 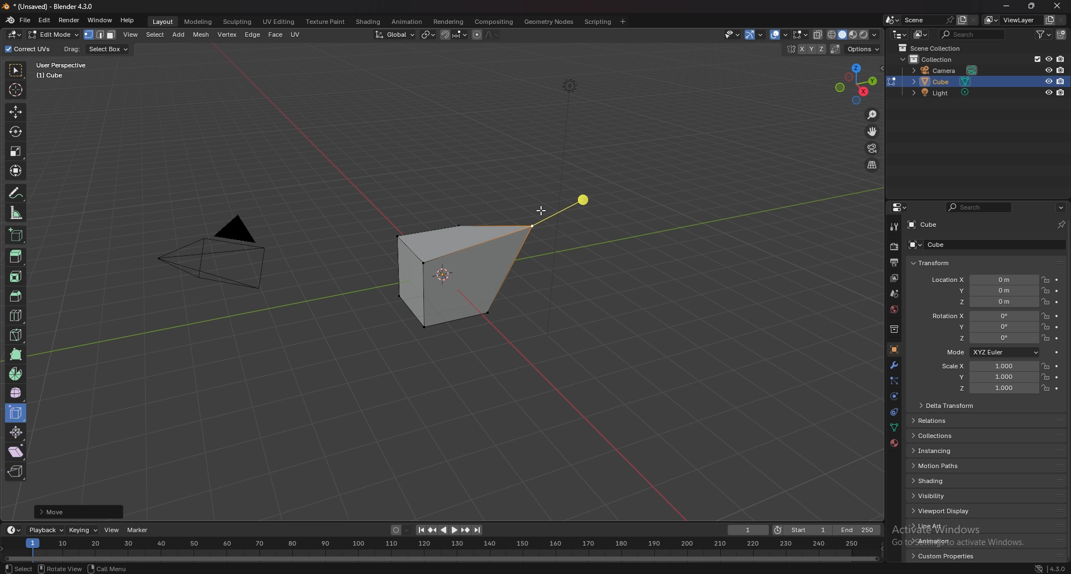 I want to click on jump to endpoint, so click(x=419, y=530).